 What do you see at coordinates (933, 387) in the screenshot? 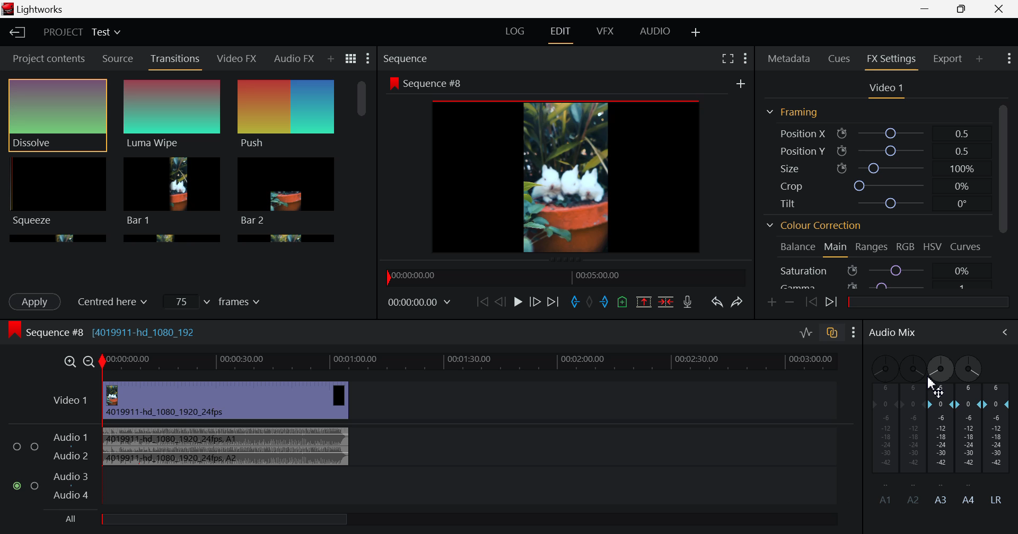
I see `MOUSE_UP Cursor Position` at bounding box center [933, 387].